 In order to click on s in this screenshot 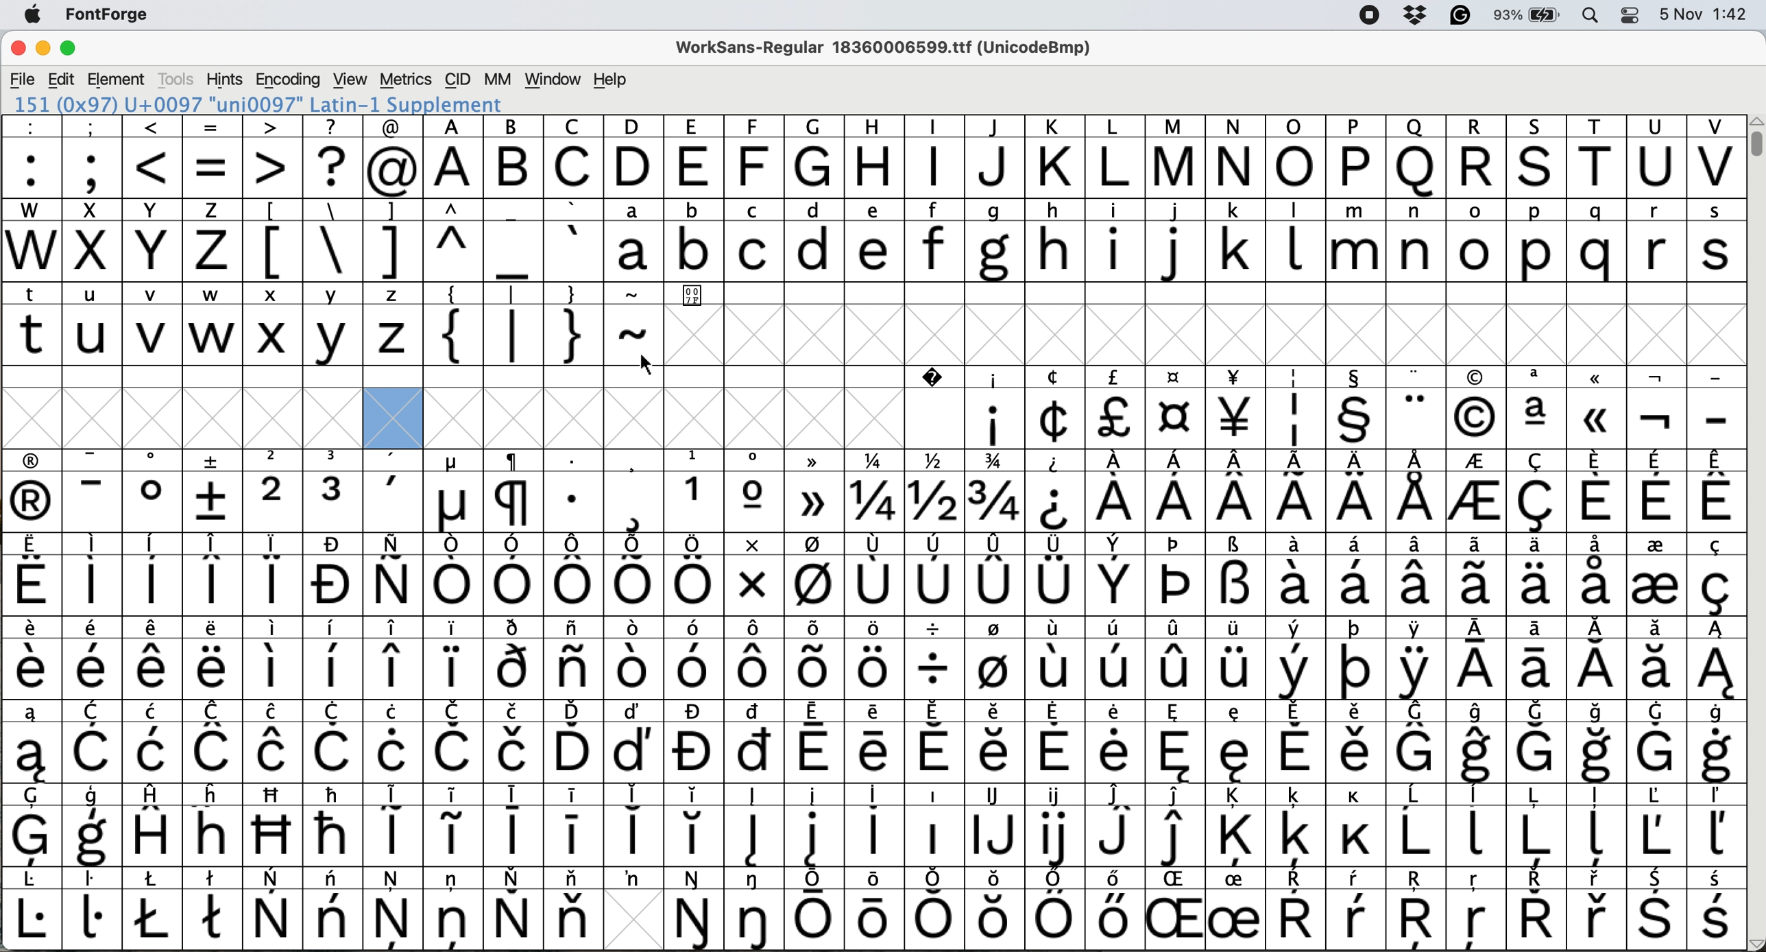, I will do `click(1717, 241)`.